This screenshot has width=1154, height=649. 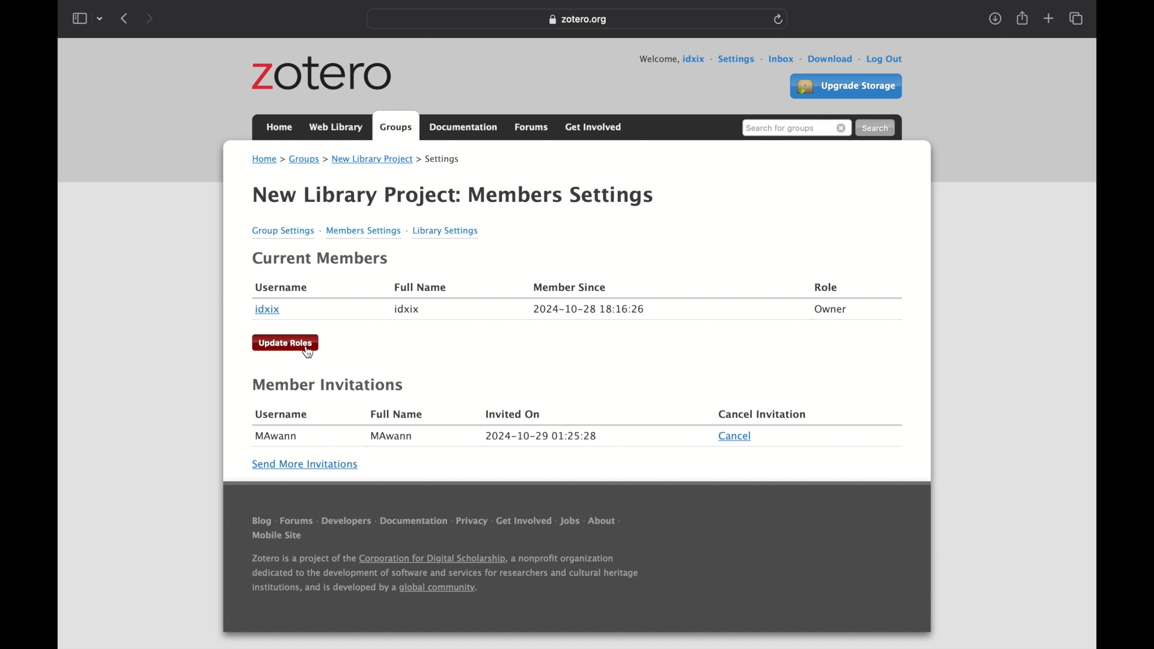 I want to click on new library project settings, so click(x=453, y=196).